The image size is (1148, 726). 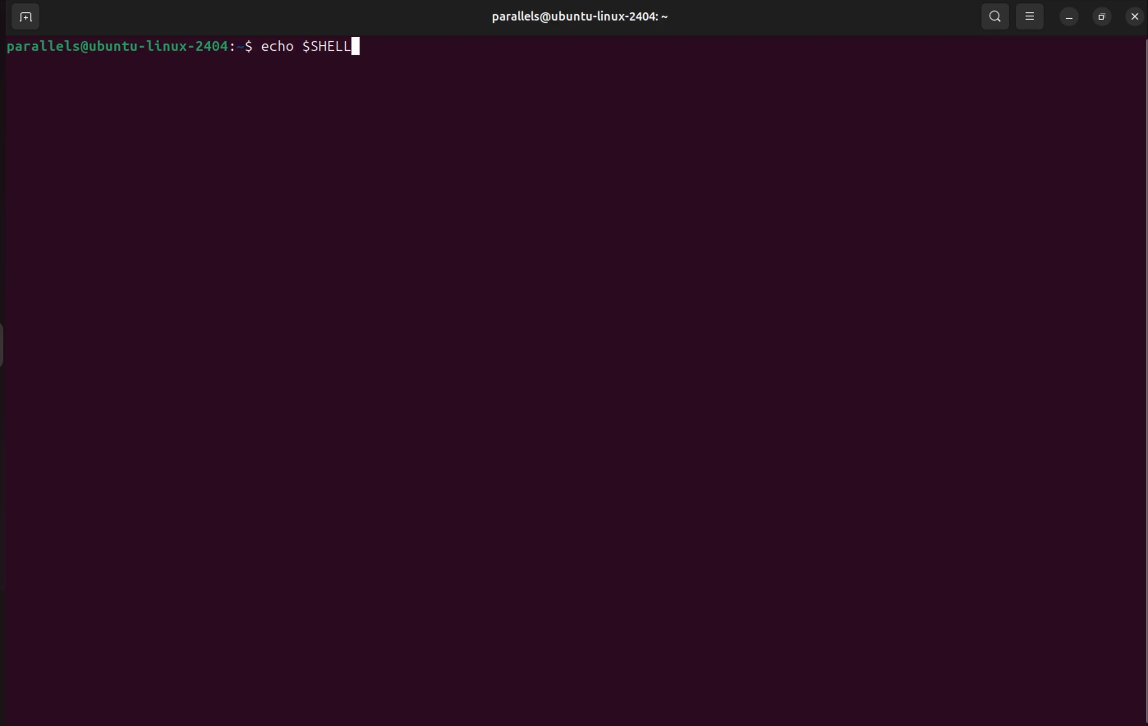 I want to click on close, so click(x=1134, y=16).